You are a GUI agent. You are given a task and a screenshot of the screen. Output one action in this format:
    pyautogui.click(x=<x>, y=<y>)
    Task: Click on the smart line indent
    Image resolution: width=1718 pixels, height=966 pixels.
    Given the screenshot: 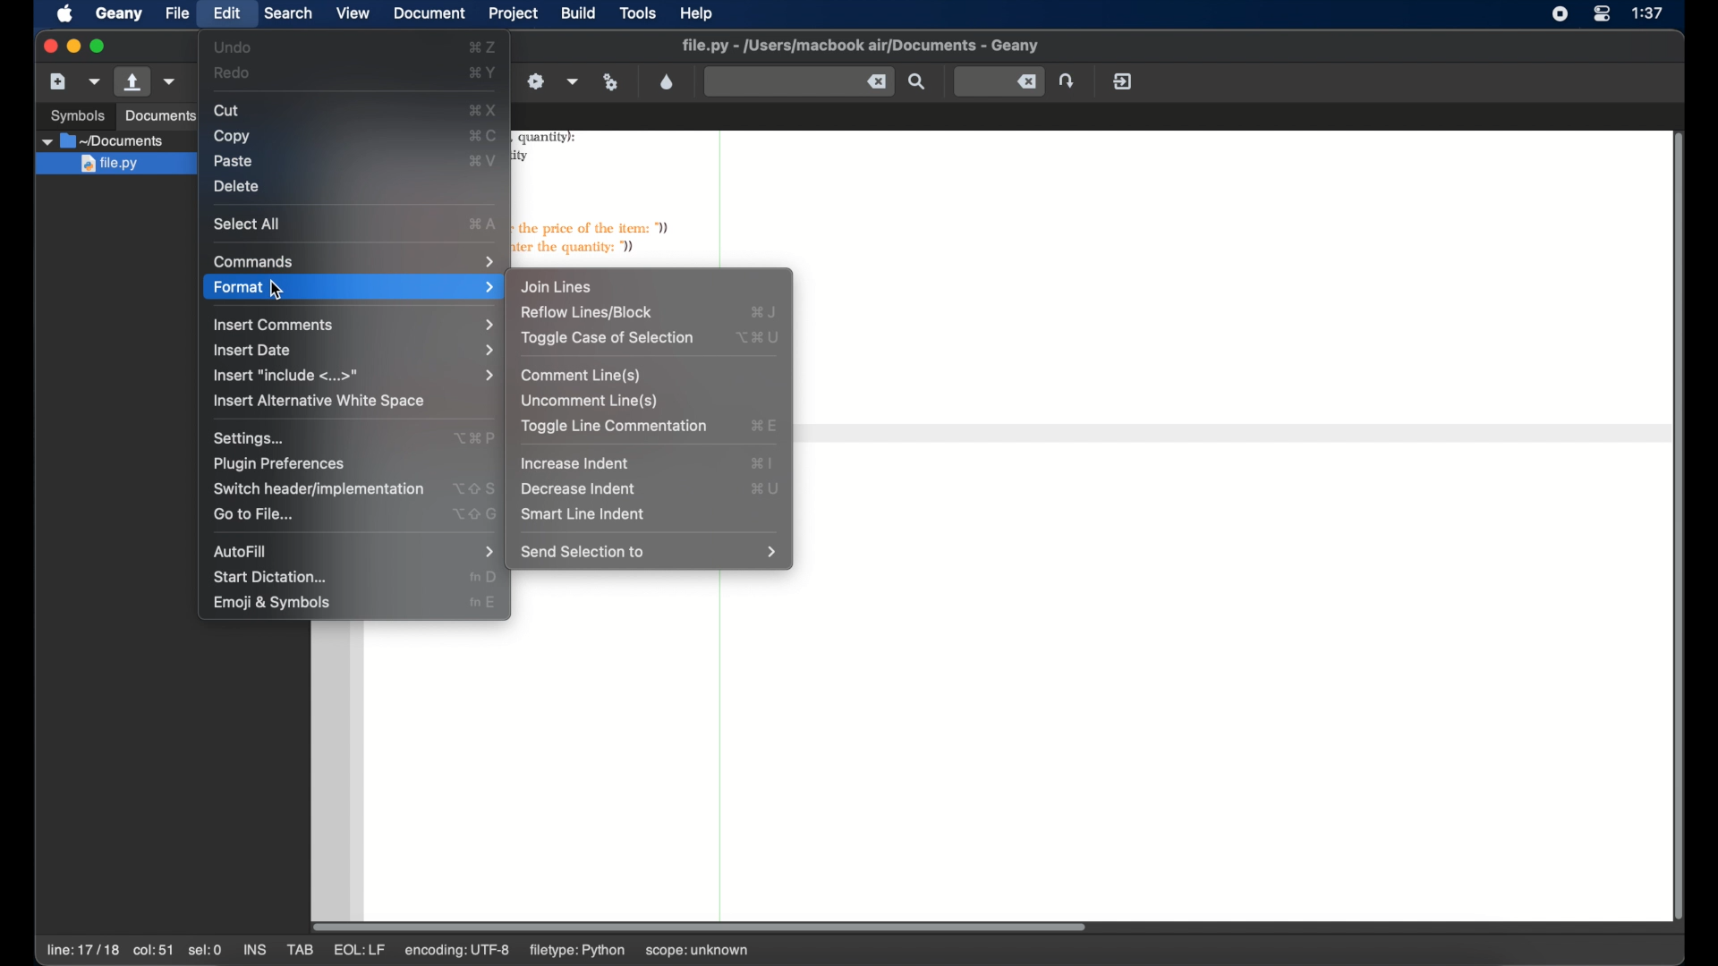 What is the action you would take?
    pyautogui.click(x=583, y=514)
    